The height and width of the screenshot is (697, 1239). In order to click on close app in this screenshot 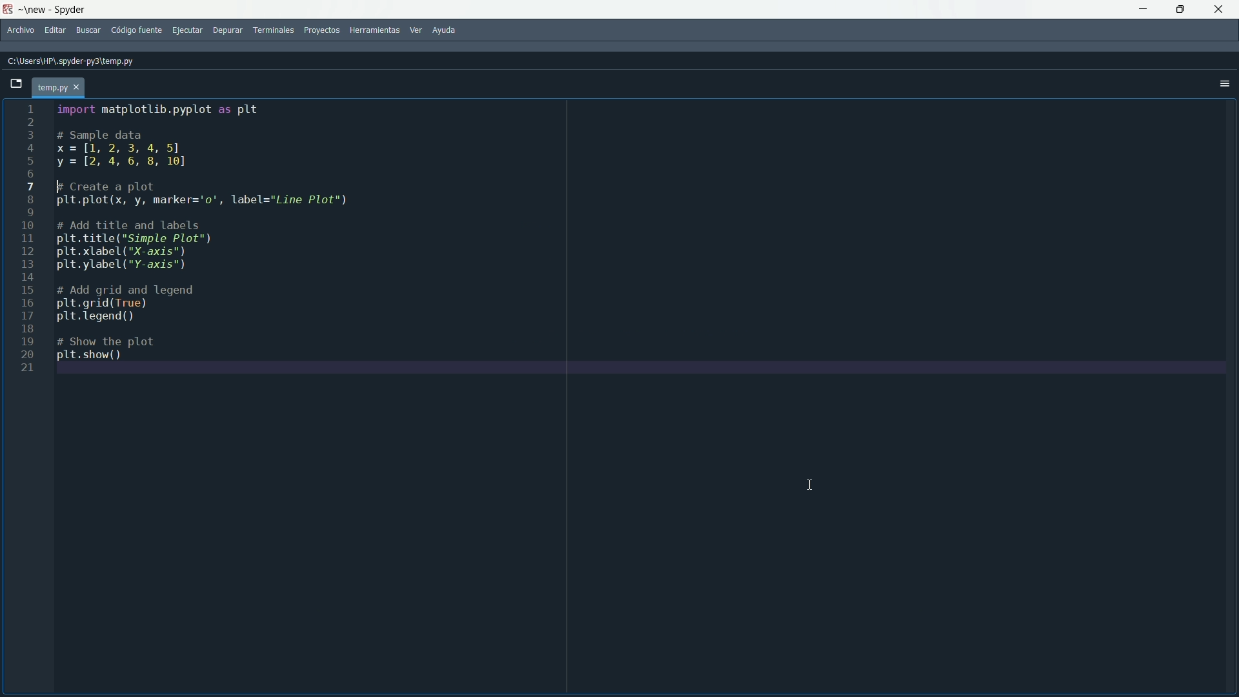, I will do `click(1222, 10)`.